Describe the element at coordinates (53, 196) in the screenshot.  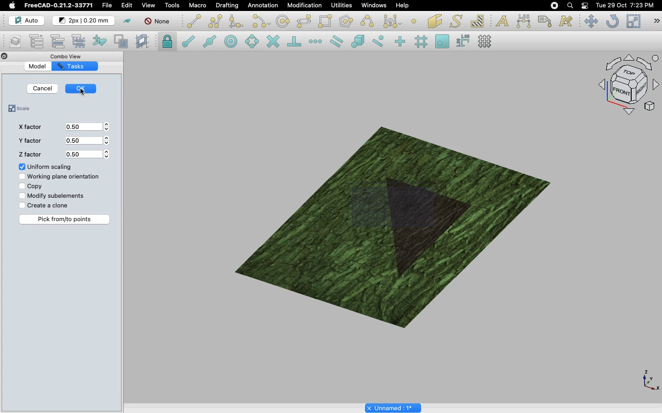
I see `Modify subelements` at that location.